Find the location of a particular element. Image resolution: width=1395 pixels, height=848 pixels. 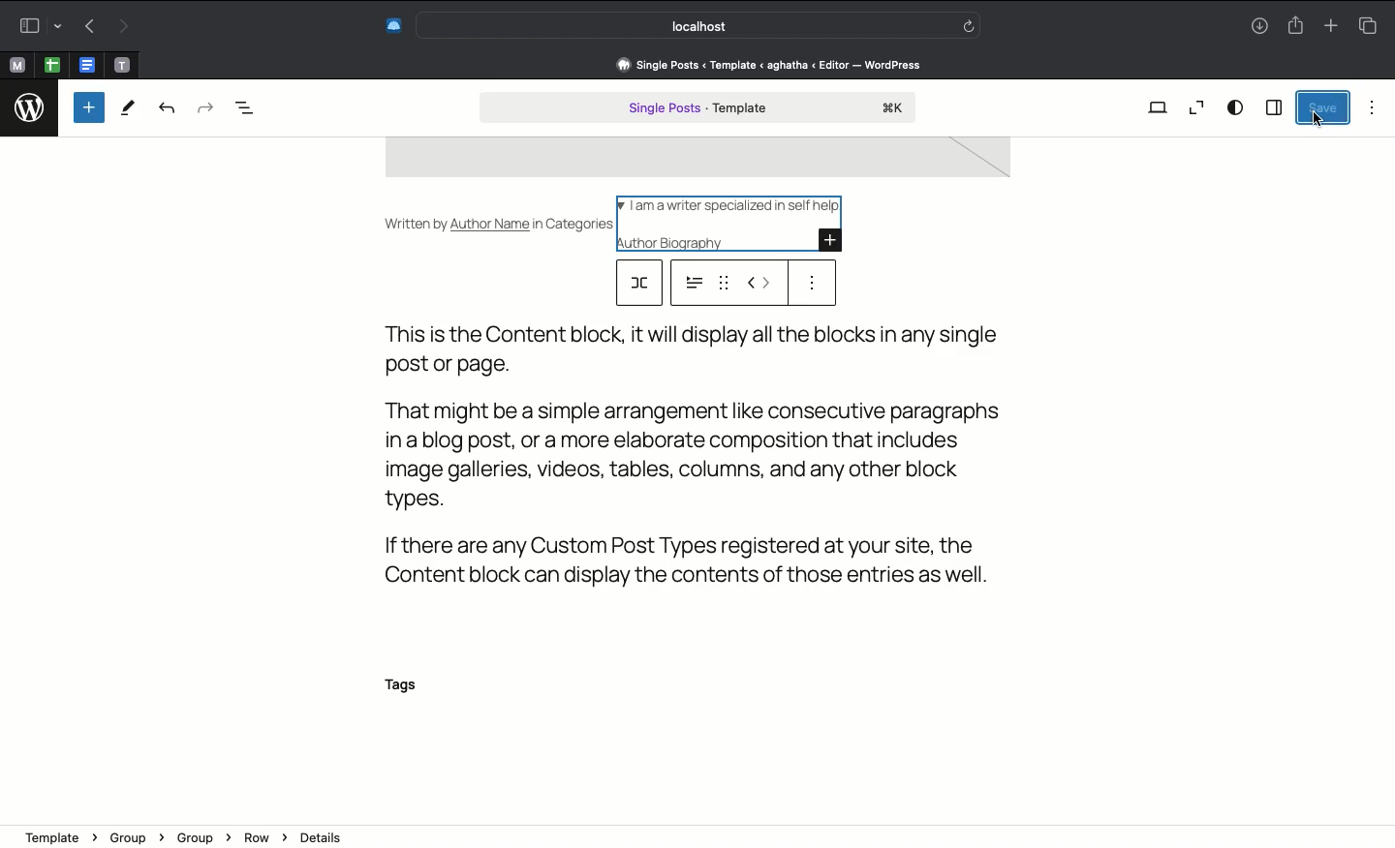

Options is located at coordinates (811, 282).